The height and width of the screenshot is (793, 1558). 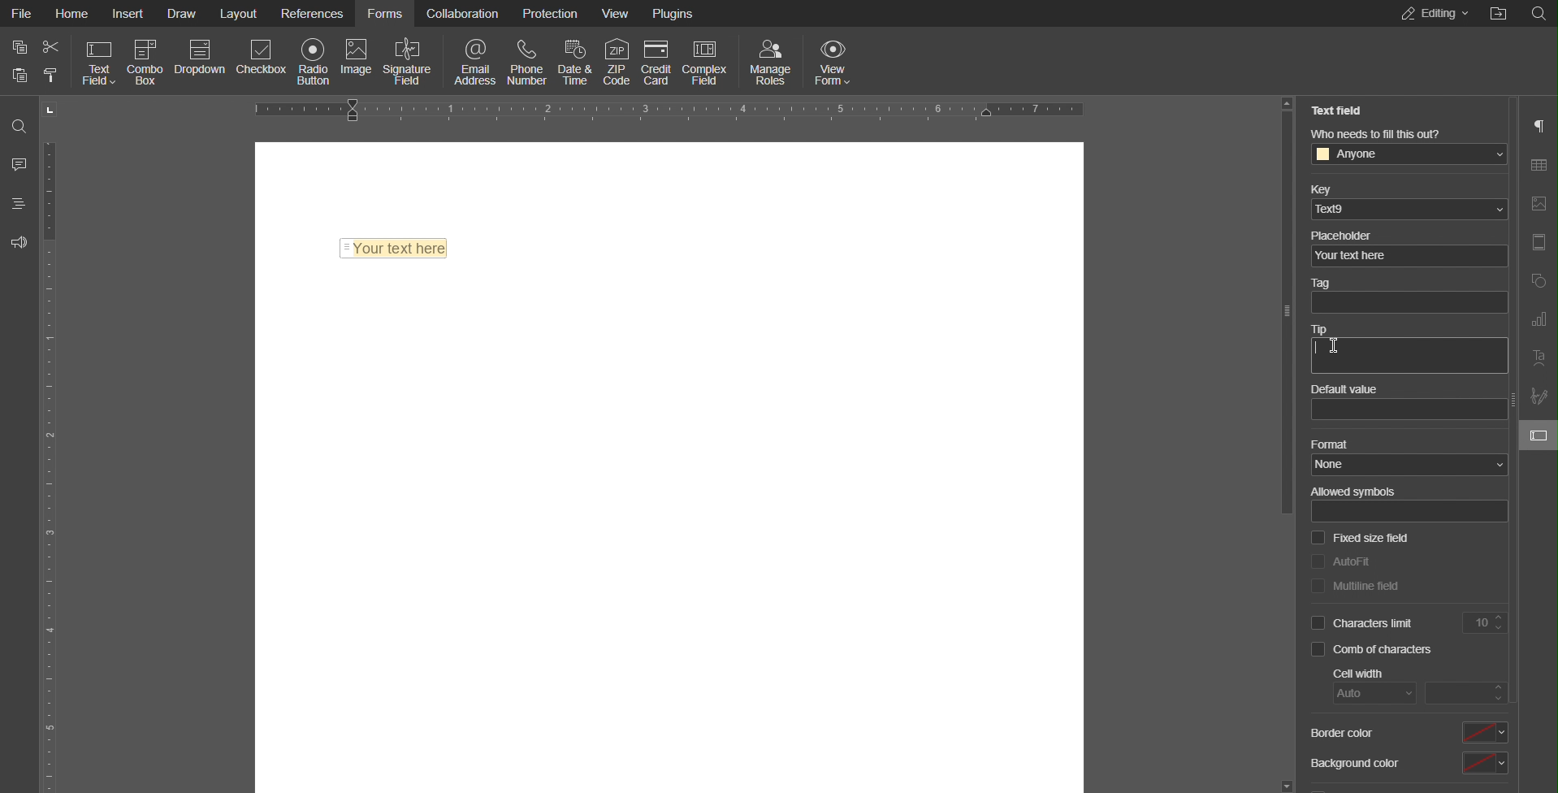 I want to click on Tag, so click(x=1406, y=283).